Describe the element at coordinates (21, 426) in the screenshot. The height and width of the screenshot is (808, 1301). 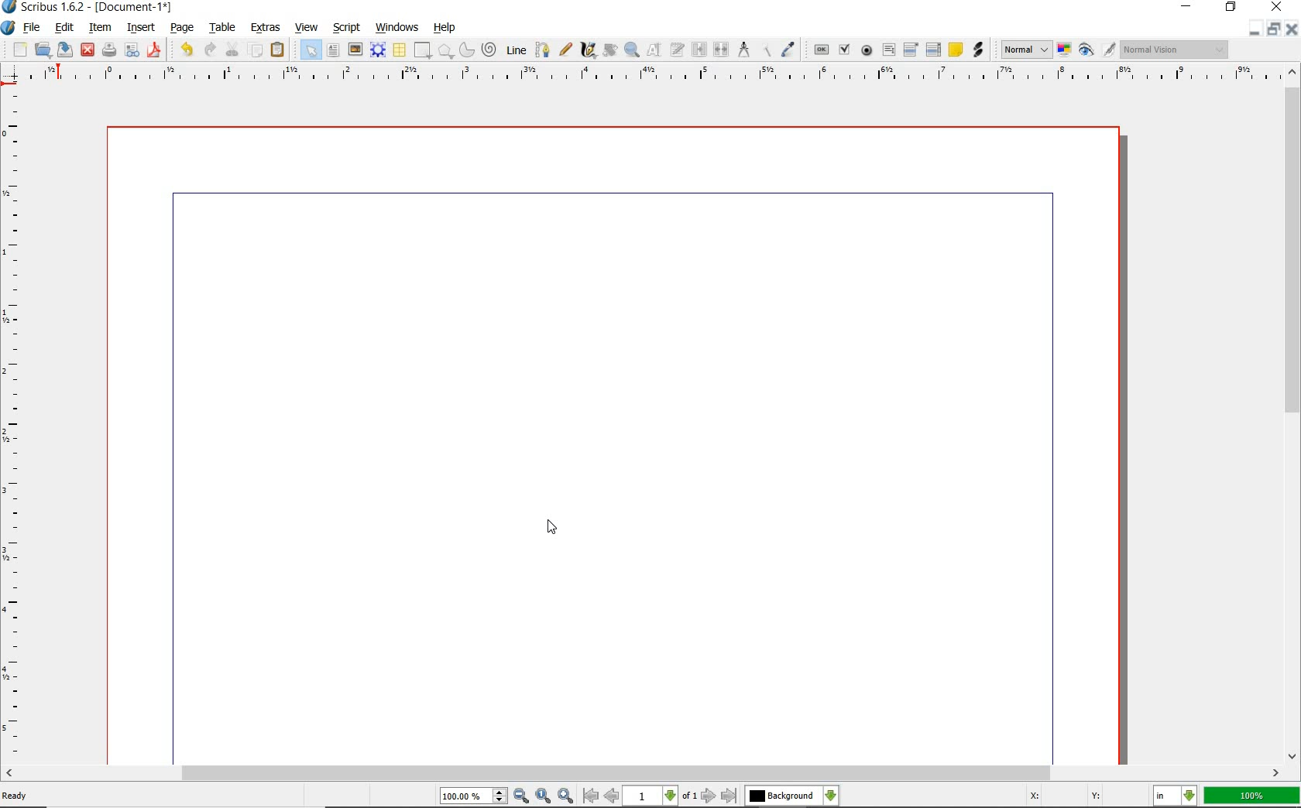
I see `ruler` at that location.